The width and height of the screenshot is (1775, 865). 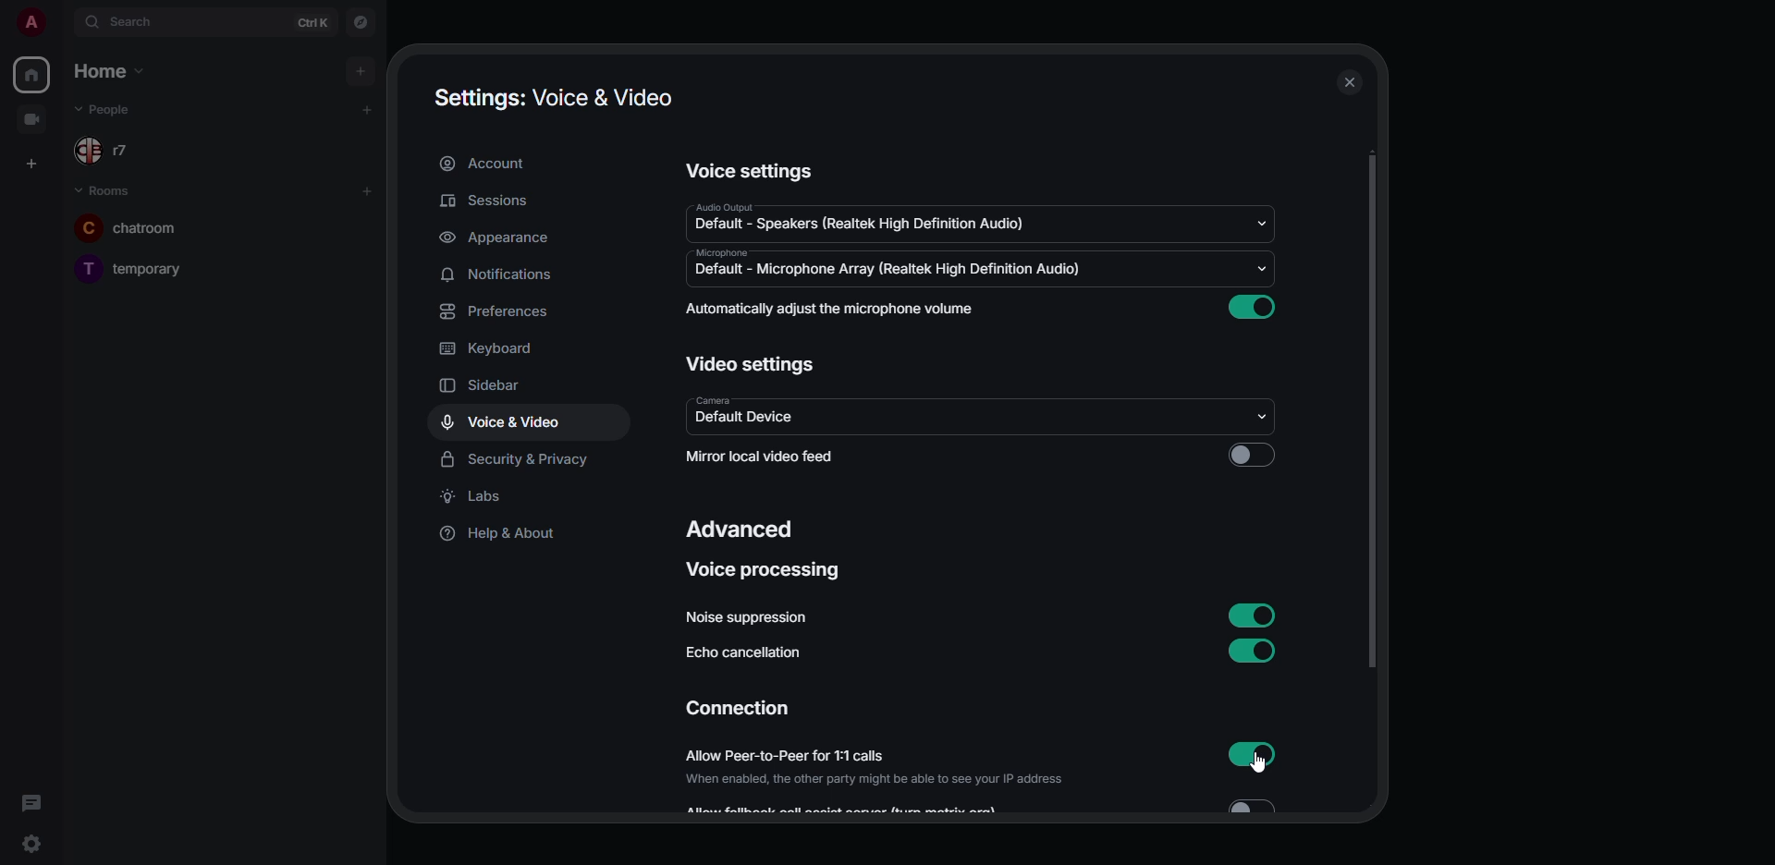 I want to click on allow peer-to-peer for 1:1 calls, so click(x=878, y=768).